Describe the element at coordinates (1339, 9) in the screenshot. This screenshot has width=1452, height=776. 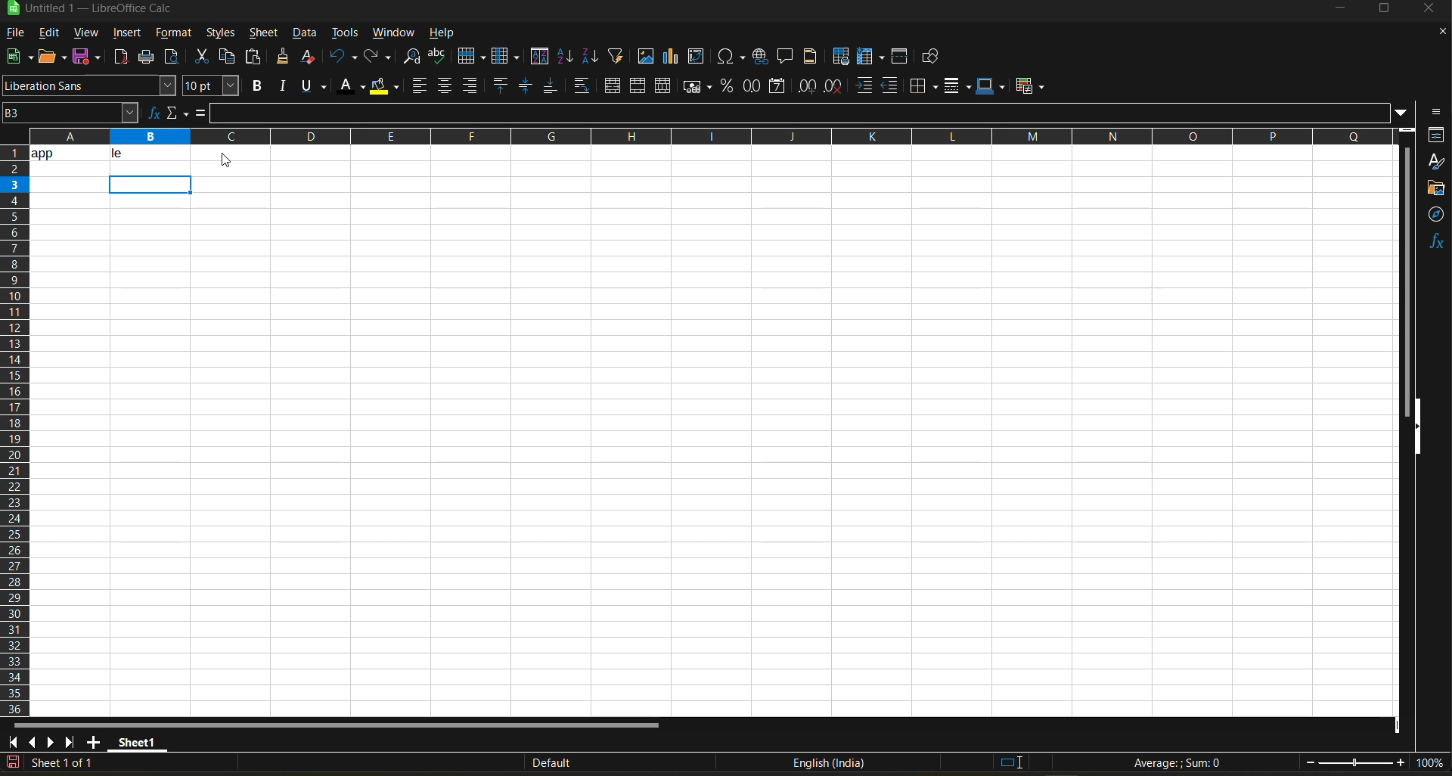
I see `minimize` at that location.